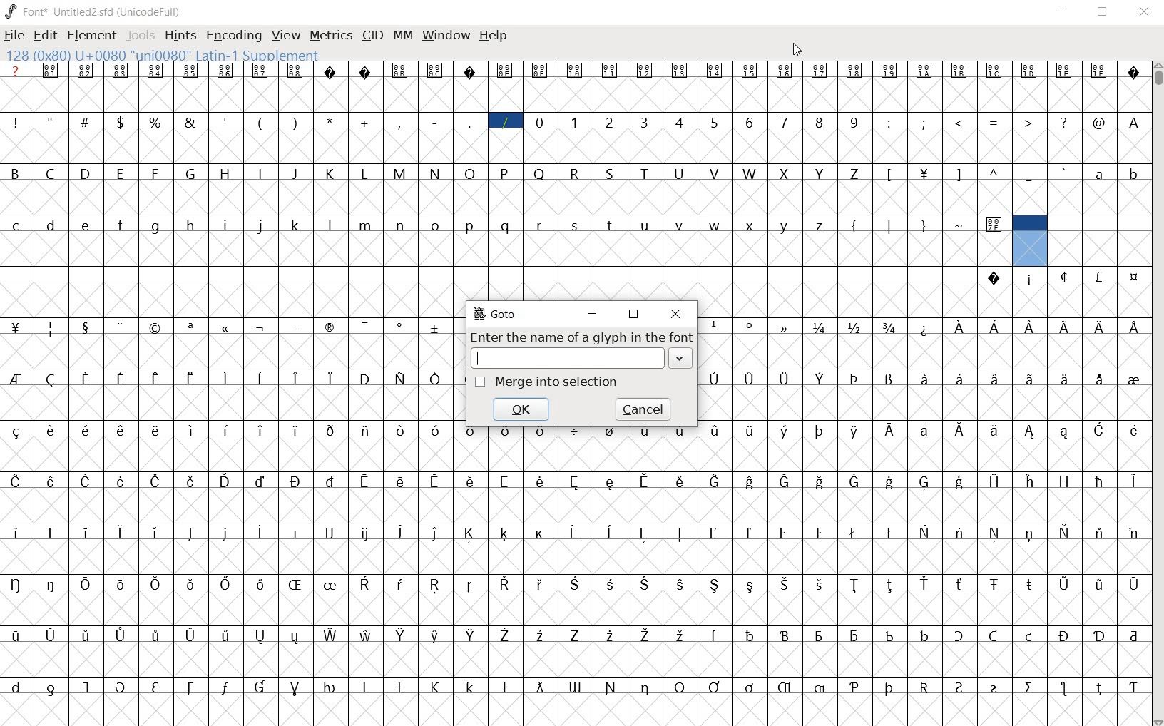  I want to click on Symbol, so click(471, 533).